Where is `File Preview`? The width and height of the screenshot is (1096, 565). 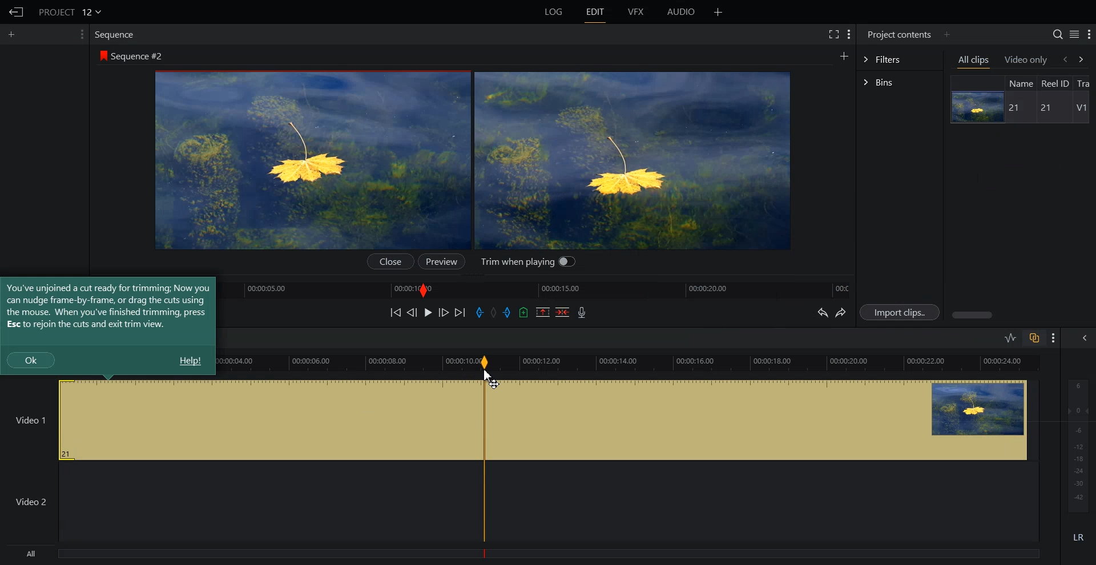 File Preview is located at coordinates (315, 160).